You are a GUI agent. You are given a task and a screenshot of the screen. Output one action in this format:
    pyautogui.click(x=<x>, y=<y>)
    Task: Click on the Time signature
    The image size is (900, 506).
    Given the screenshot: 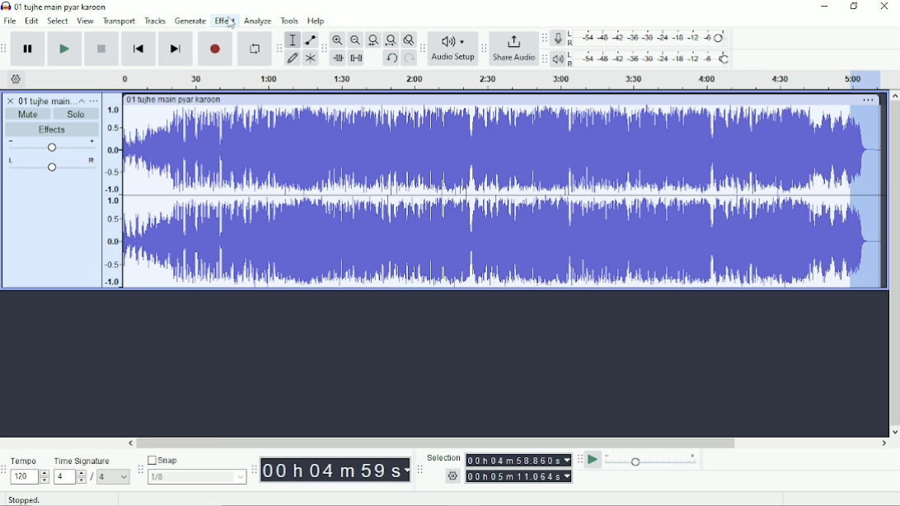 What is the action you would take?
    pyautogui.click(x=91, y=461)
    